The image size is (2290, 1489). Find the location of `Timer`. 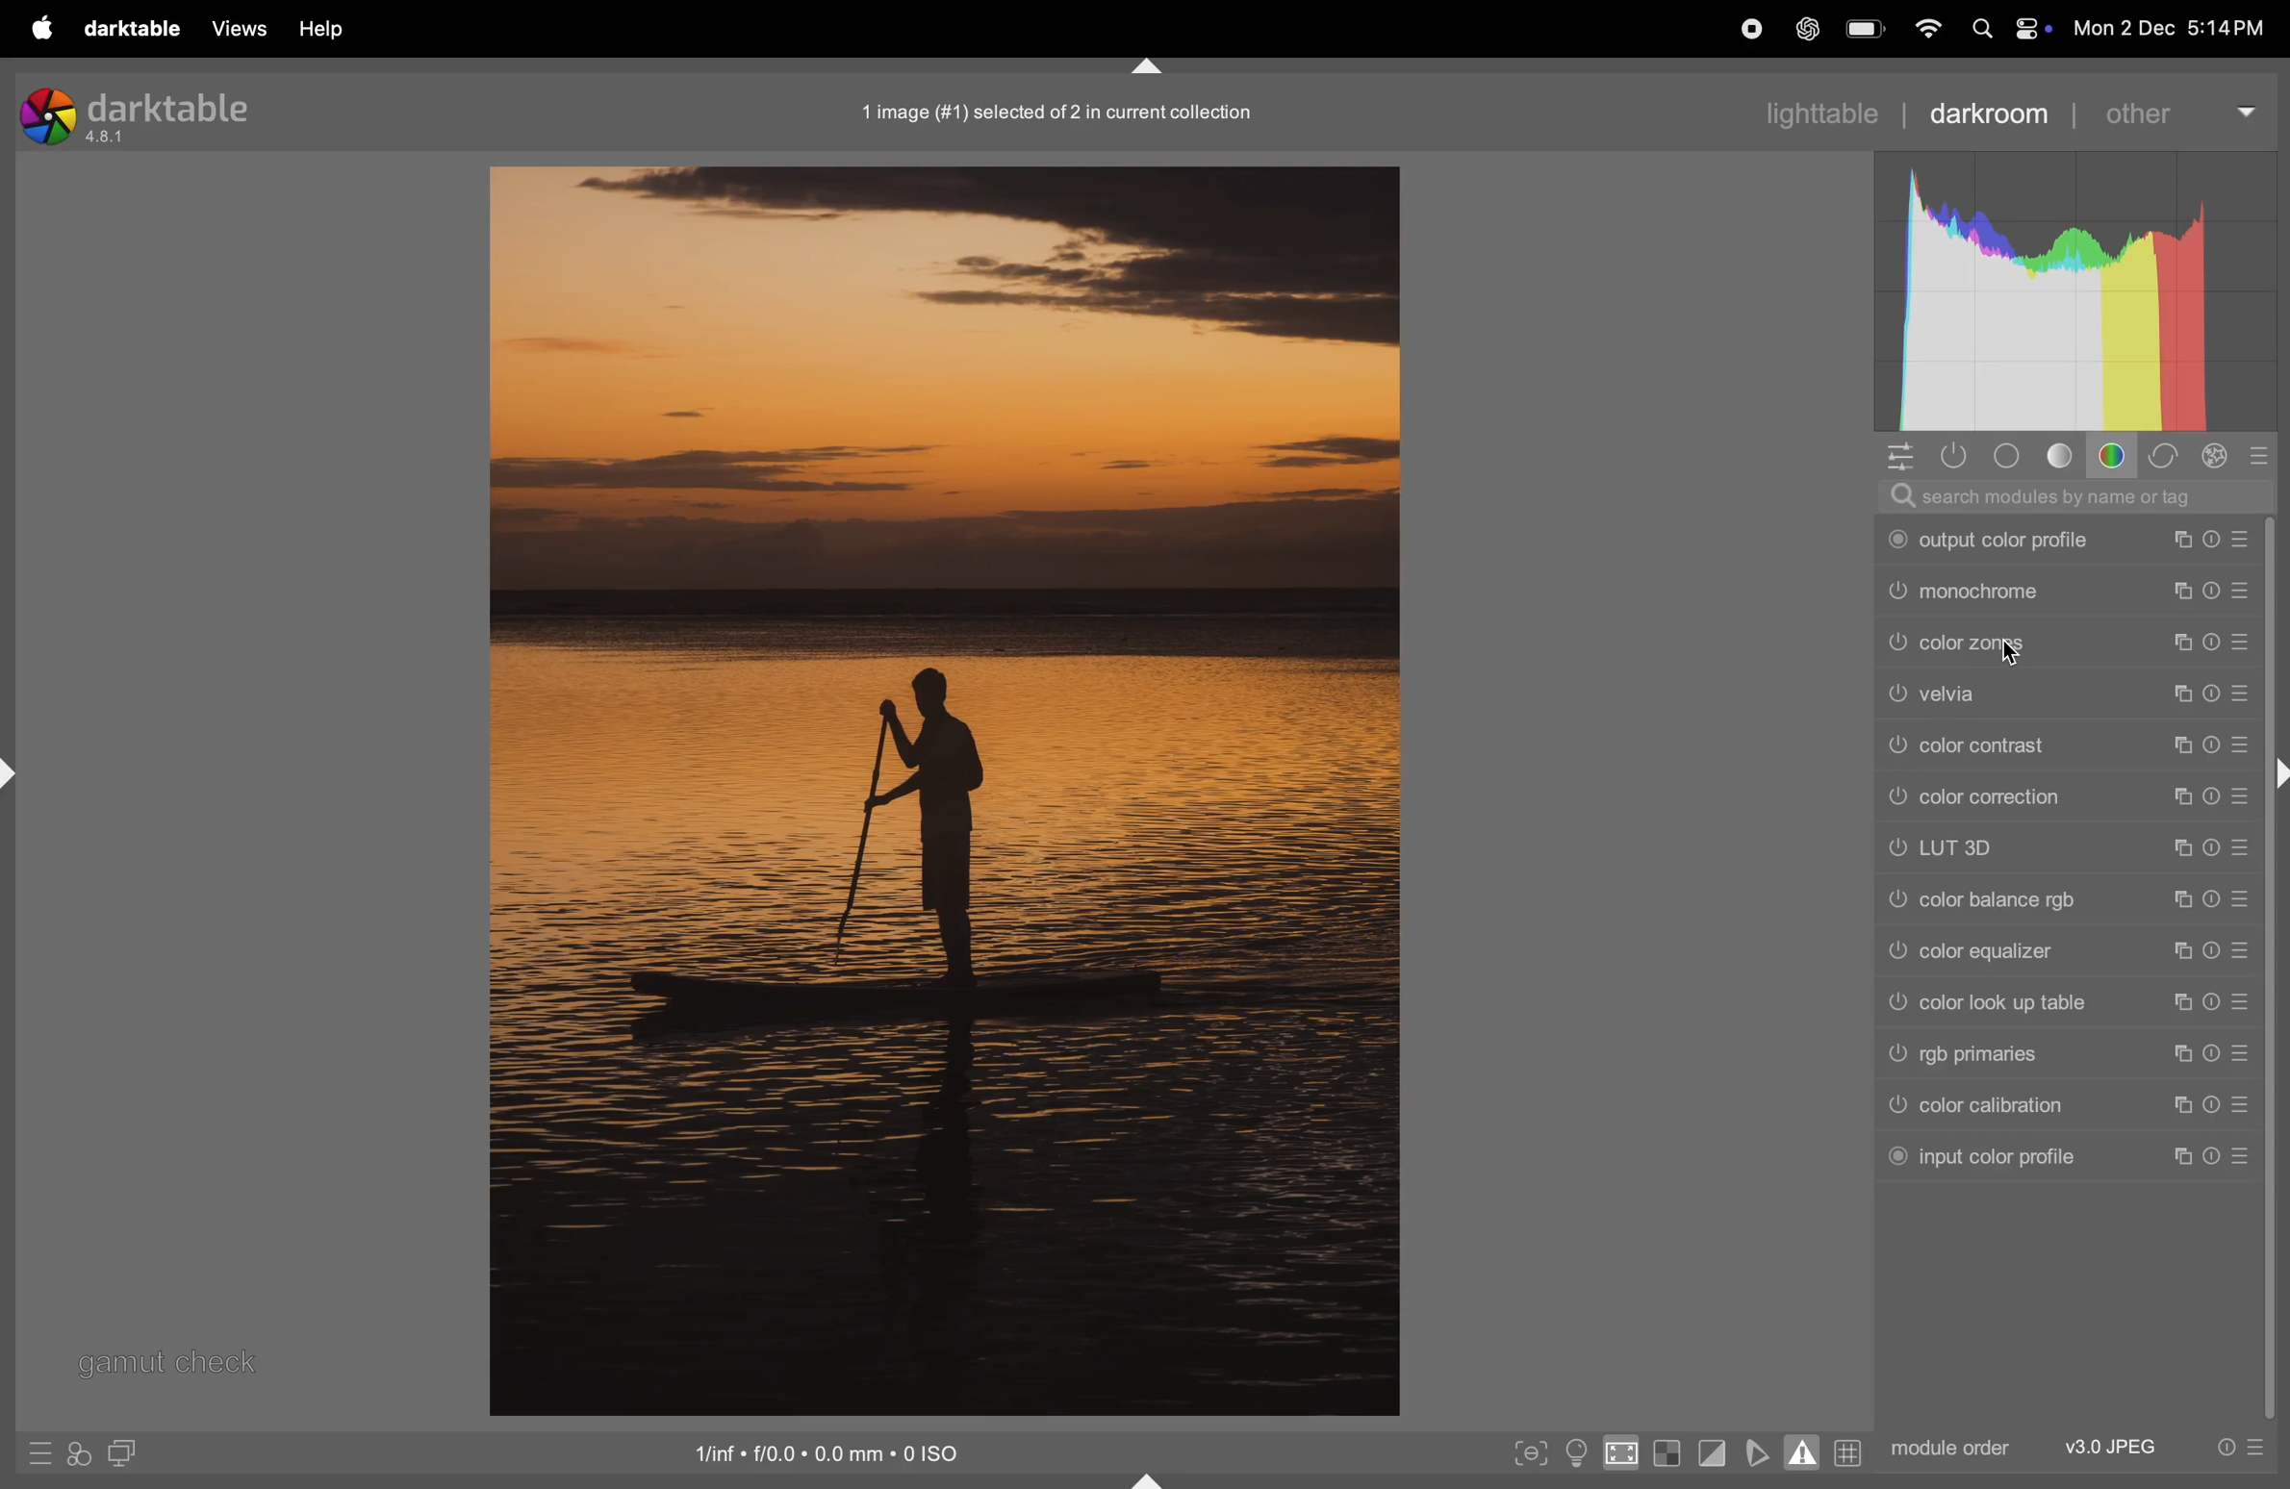

Timer is located at coordinates (2240, 590).